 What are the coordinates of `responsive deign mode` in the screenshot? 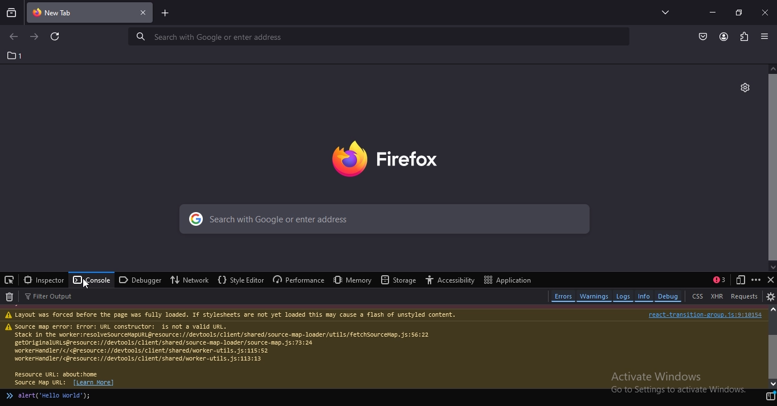 It's located at (741, 280).